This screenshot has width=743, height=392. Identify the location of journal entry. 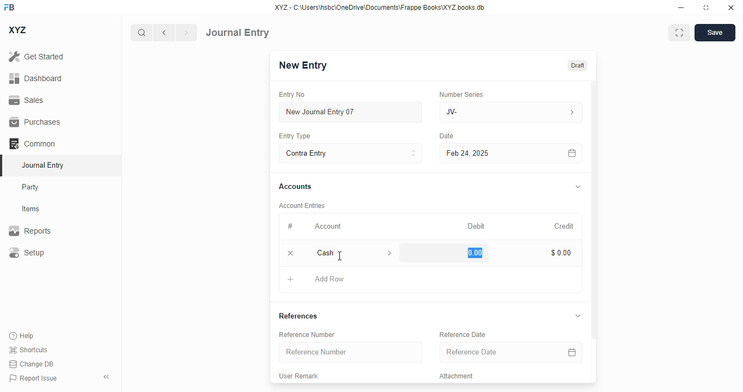
(44, 165).